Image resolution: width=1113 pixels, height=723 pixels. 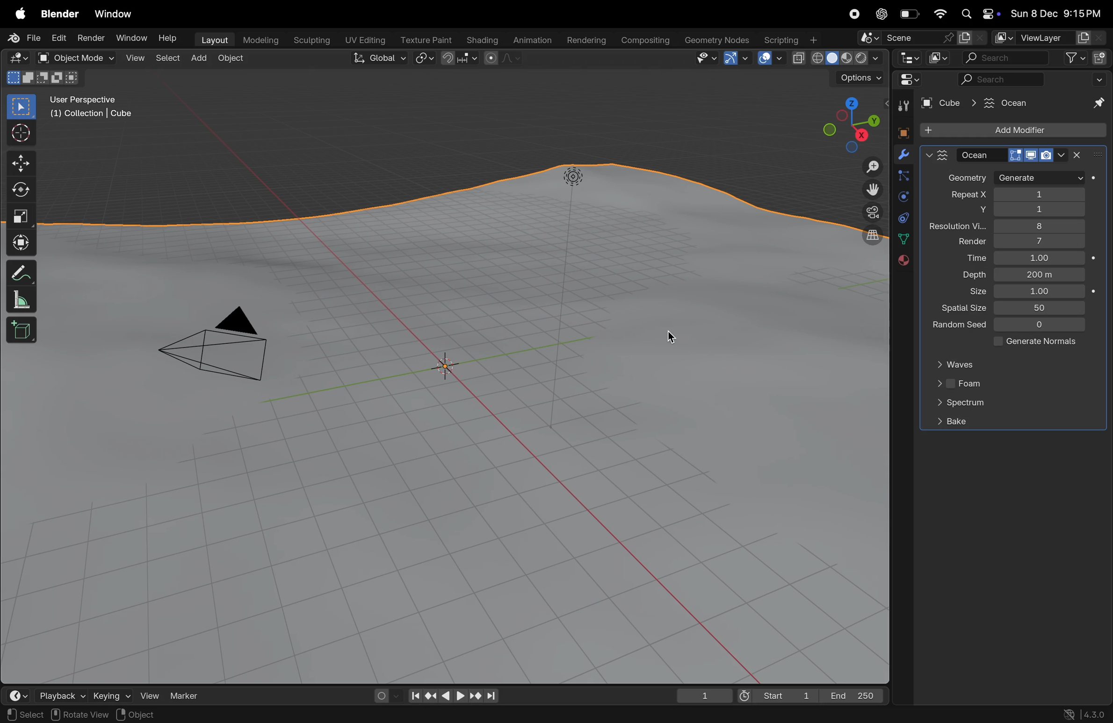 What do you see at coordinates (122, 715) in the screenshot?
I see `Pan View` at bounding box center [122, 715].